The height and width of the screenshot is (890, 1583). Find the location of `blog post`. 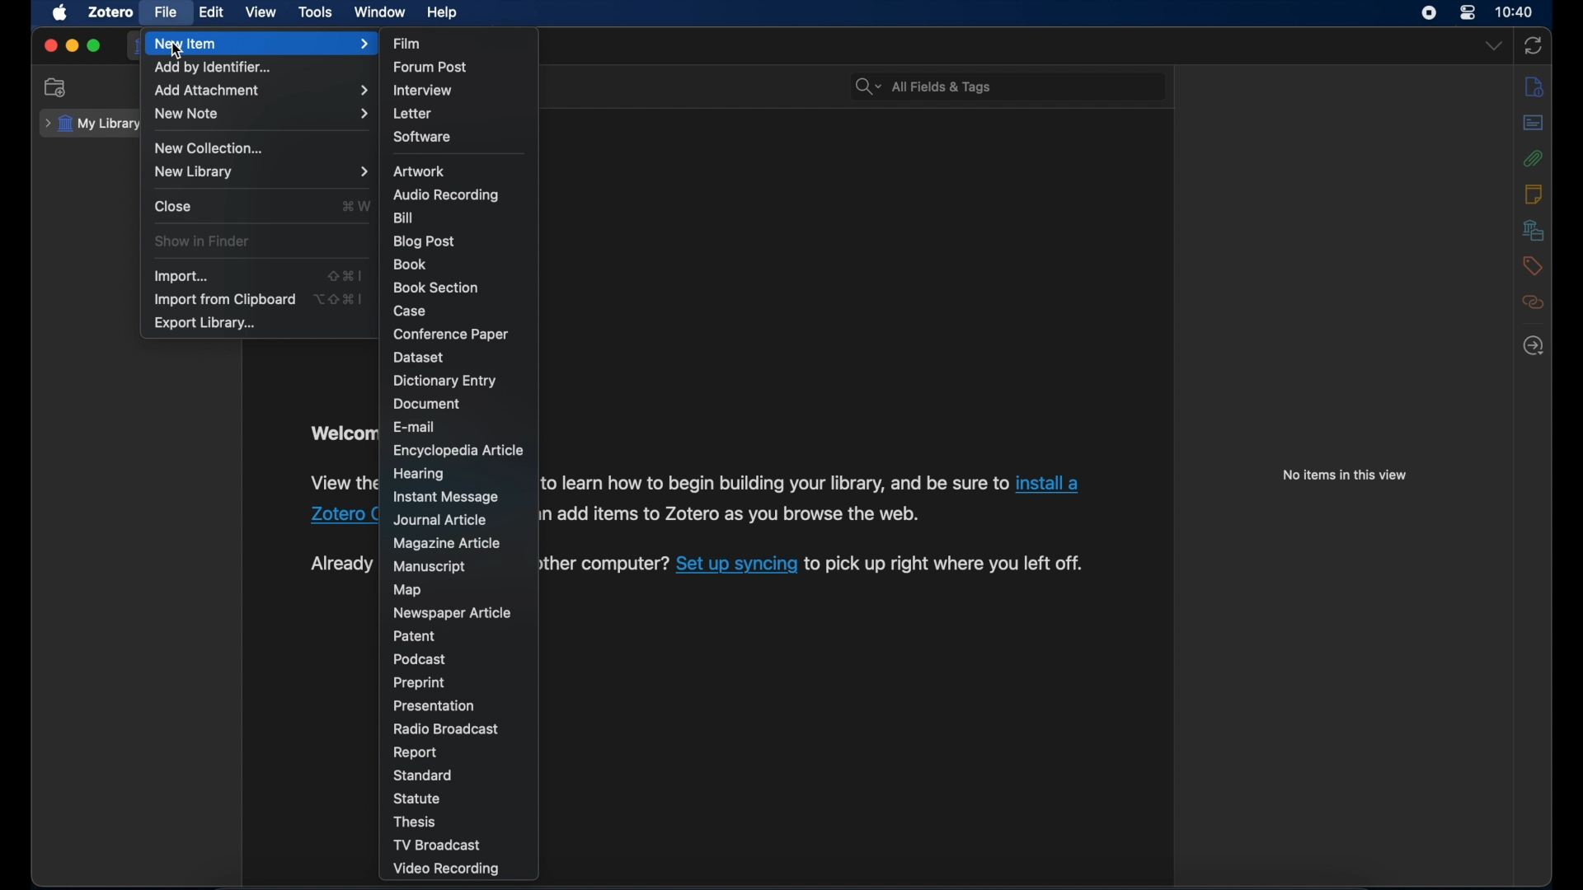

blog post is located at coordinates (425, 241).